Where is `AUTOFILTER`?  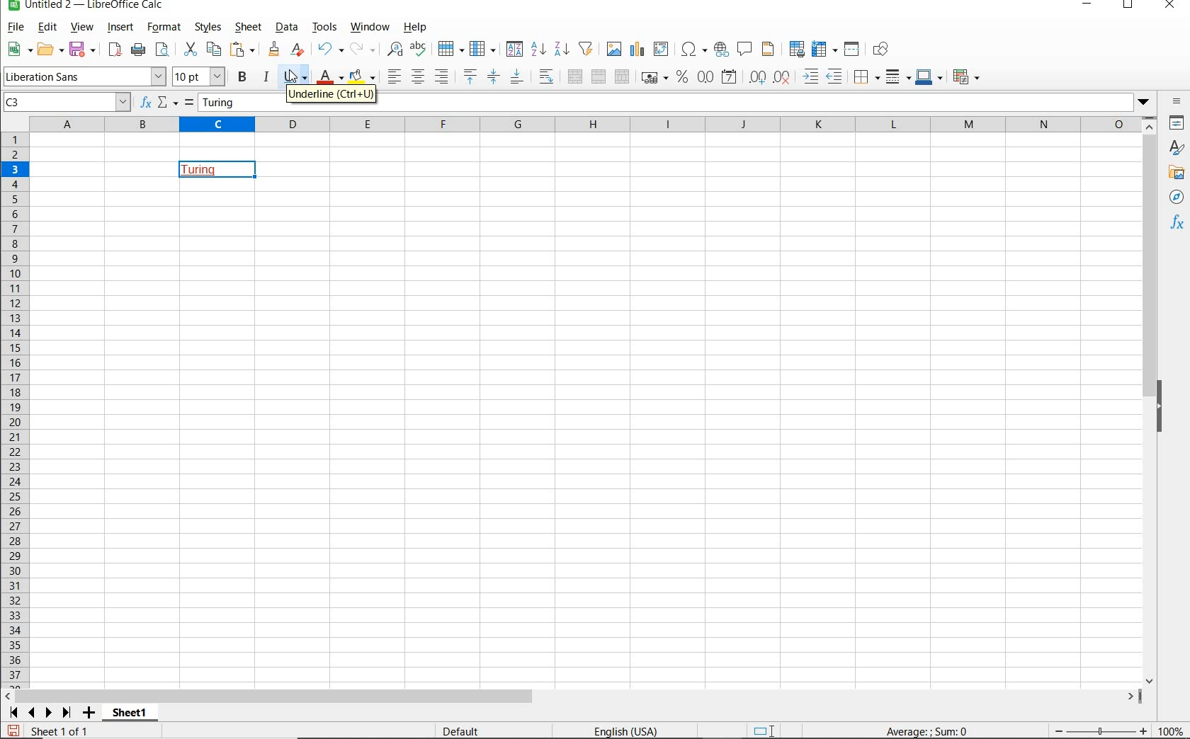
AUTOFILTER is located at coordinates (586, 50).